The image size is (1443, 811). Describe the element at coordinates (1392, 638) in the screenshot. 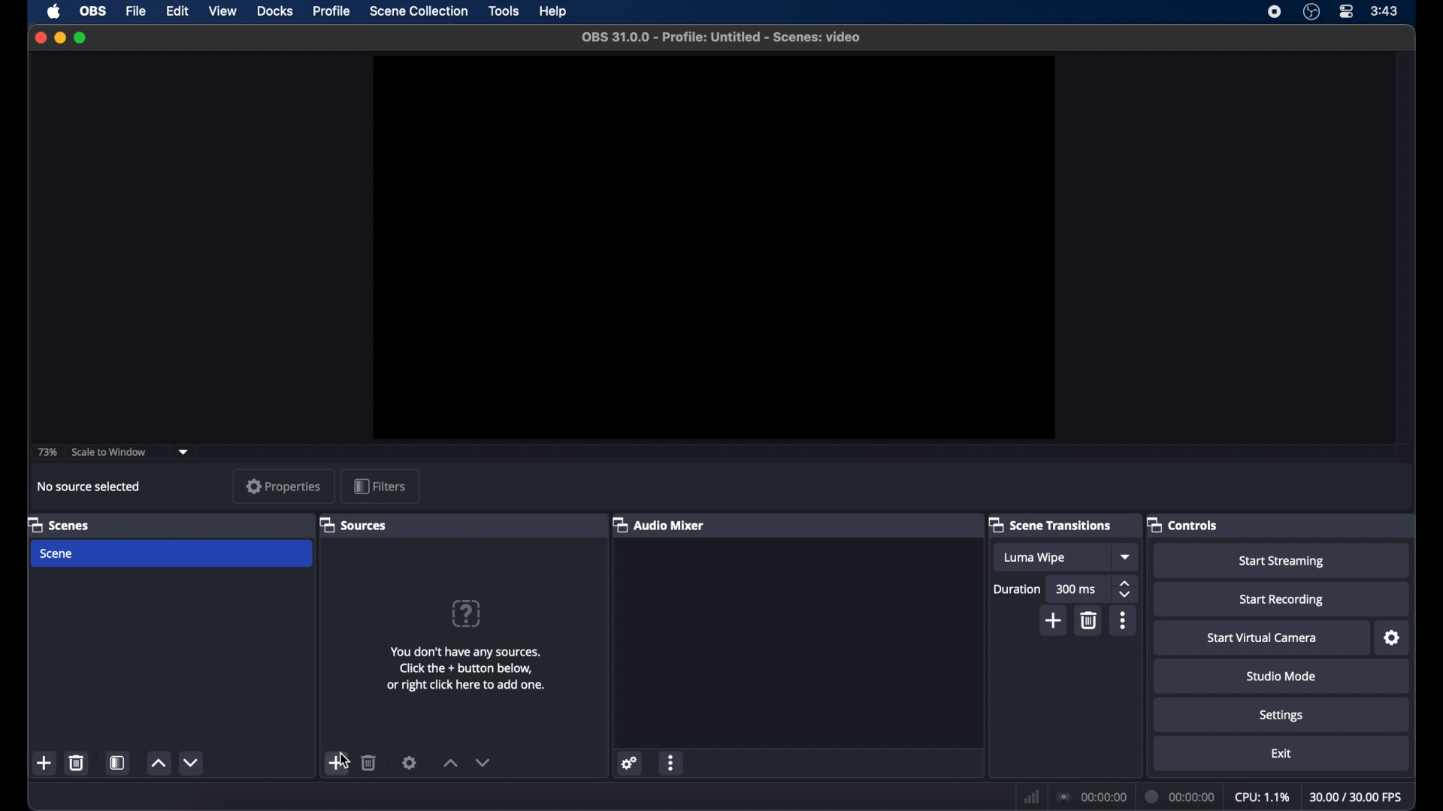

I see `settings` at that location.